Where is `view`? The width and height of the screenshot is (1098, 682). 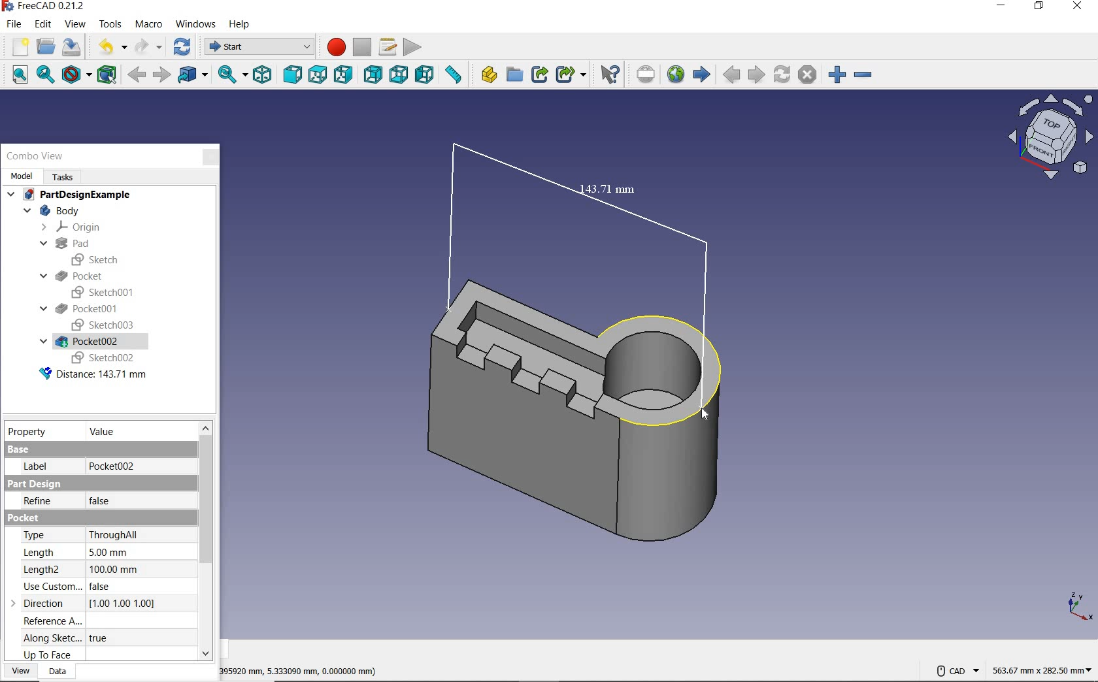
view is located at coordinates (74, 26).